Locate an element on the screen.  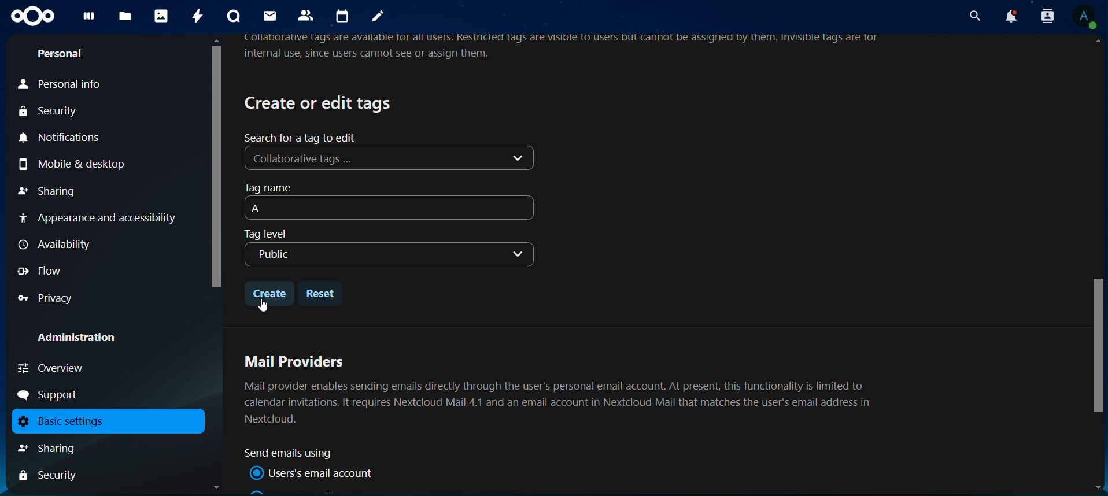
administration is located at coordinates (85, 339).